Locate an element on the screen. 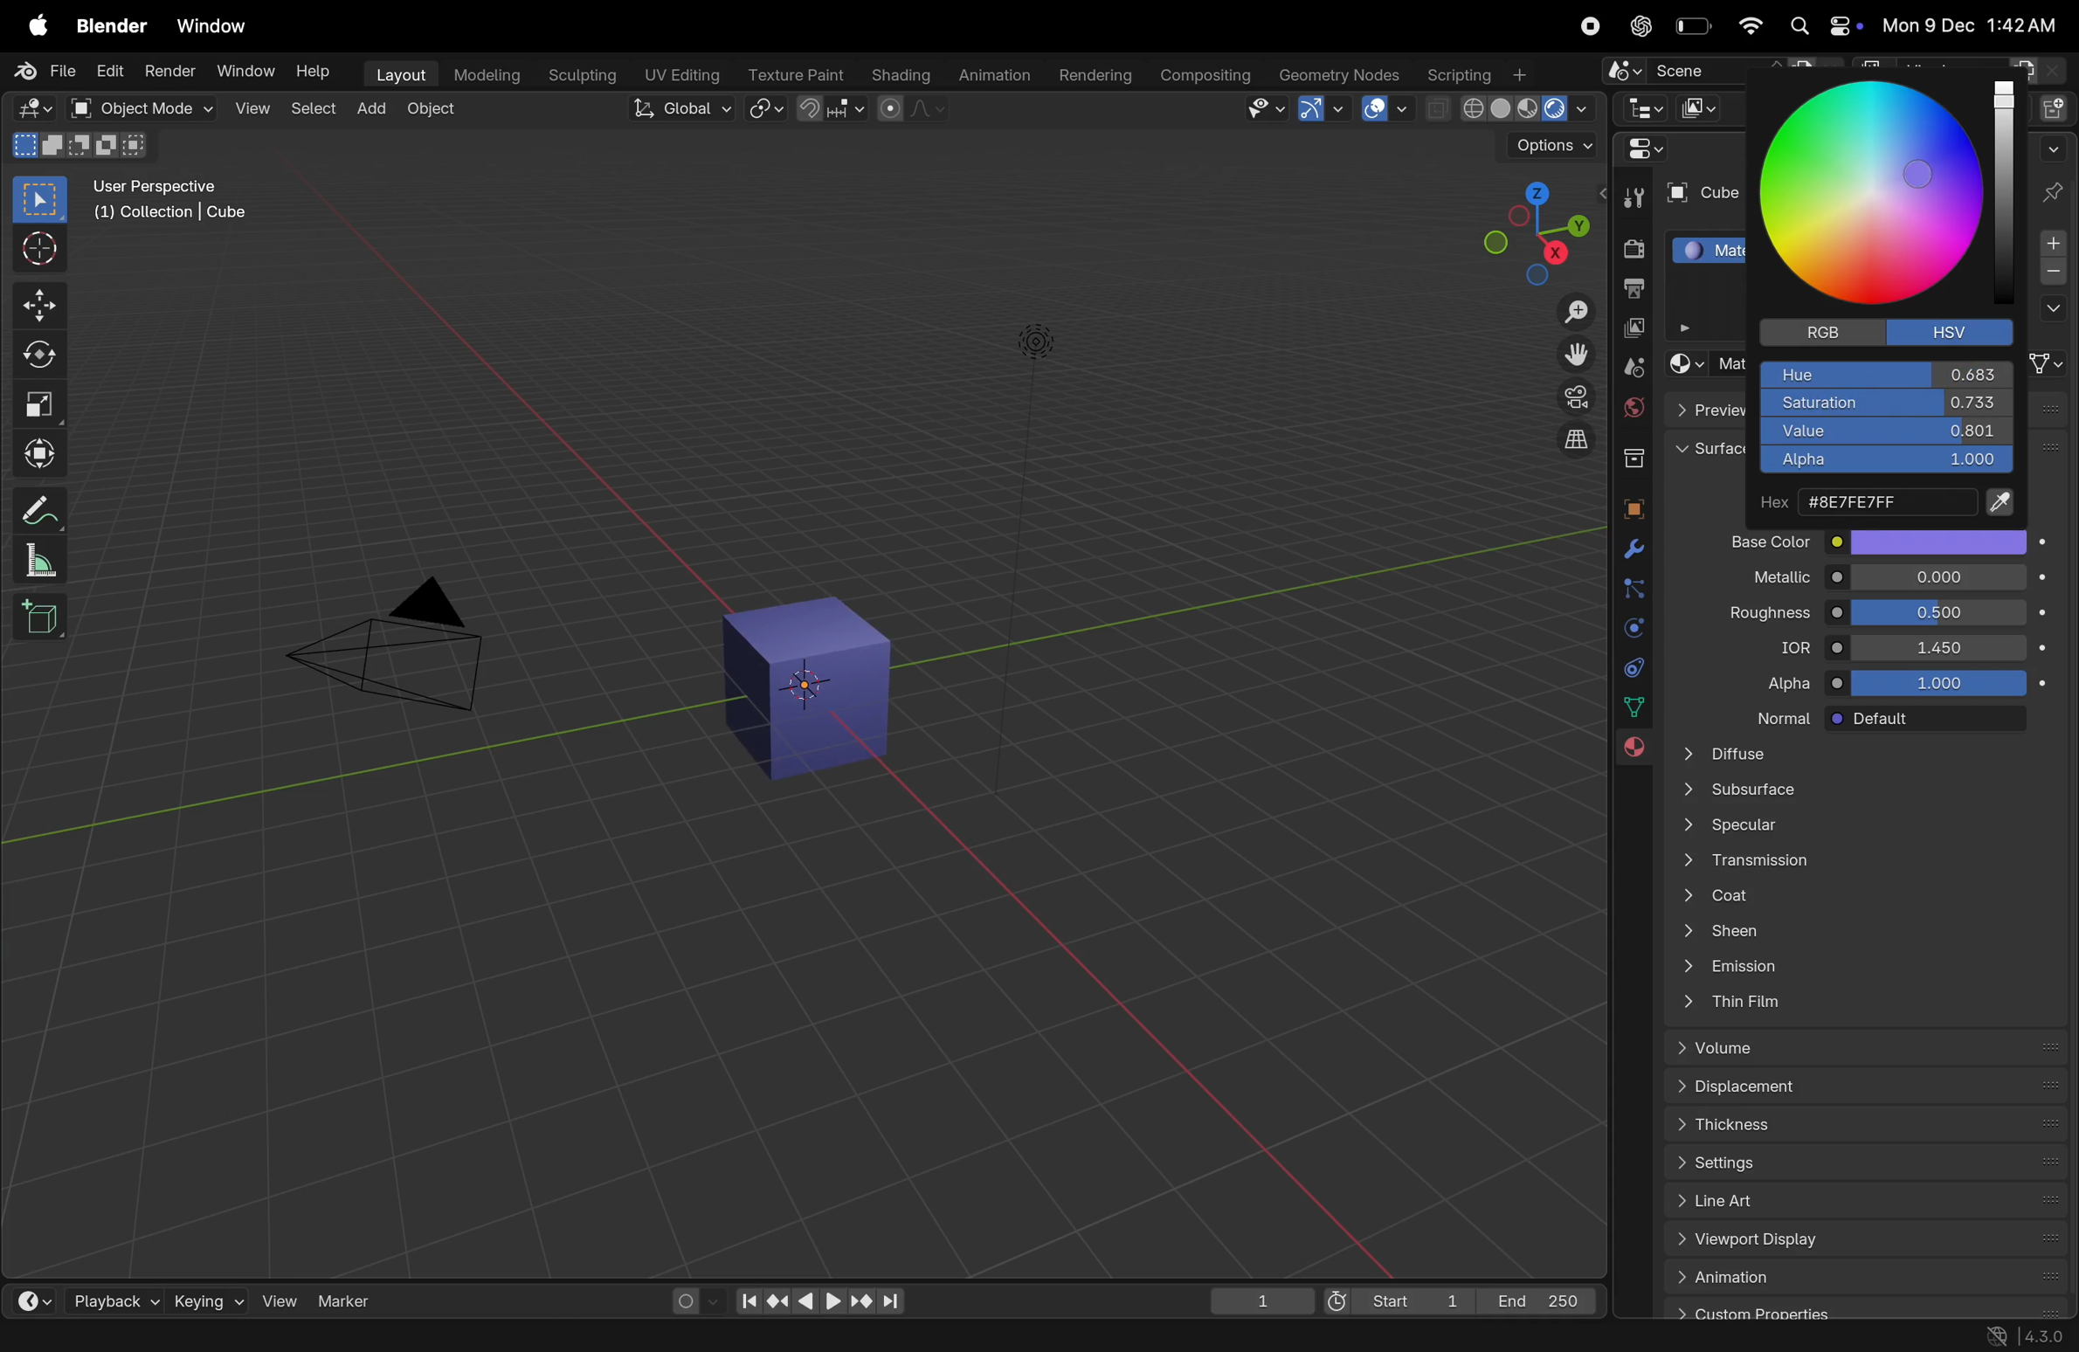 The height and width of the screenshot is (1352, 2079). Spectular is located at coordinates (1857, 830).